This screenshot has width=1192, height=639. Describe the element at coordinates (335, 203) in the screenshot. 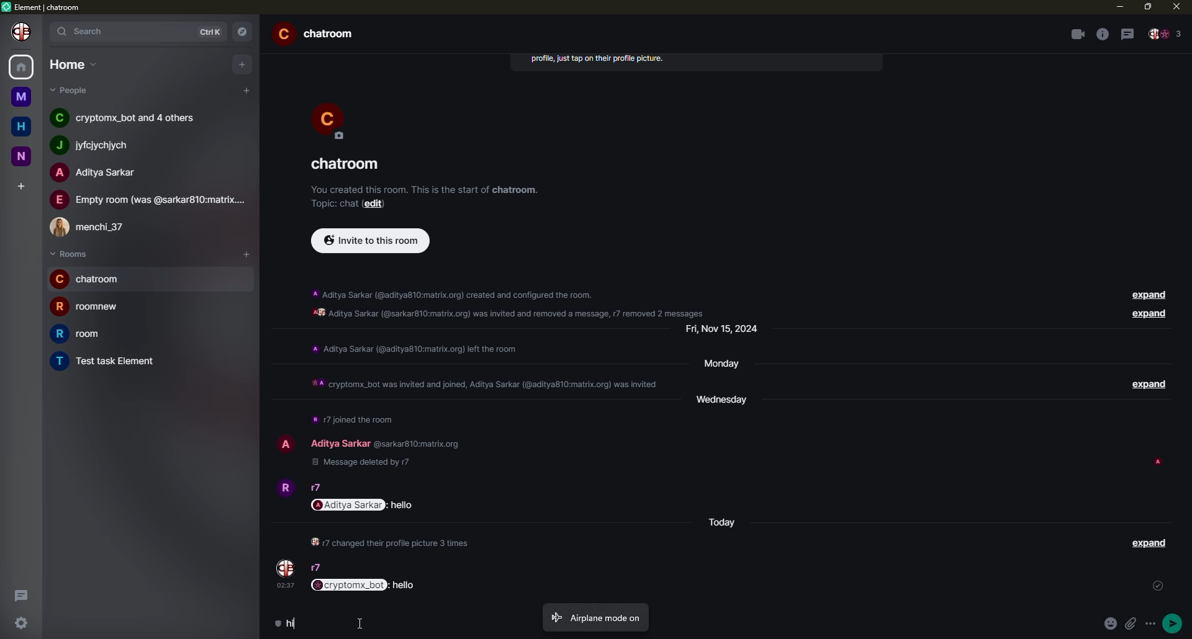

I see `topic` at that location.